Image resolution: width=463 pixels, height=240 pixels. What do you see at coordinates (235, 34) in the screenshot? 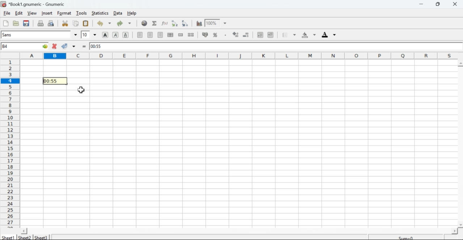
I see `Icon` at bounding box center [235, 34].